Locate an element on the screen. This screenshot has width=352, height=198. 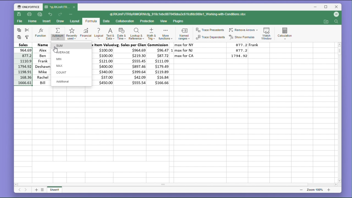
close is located at coordinates (74, 7).